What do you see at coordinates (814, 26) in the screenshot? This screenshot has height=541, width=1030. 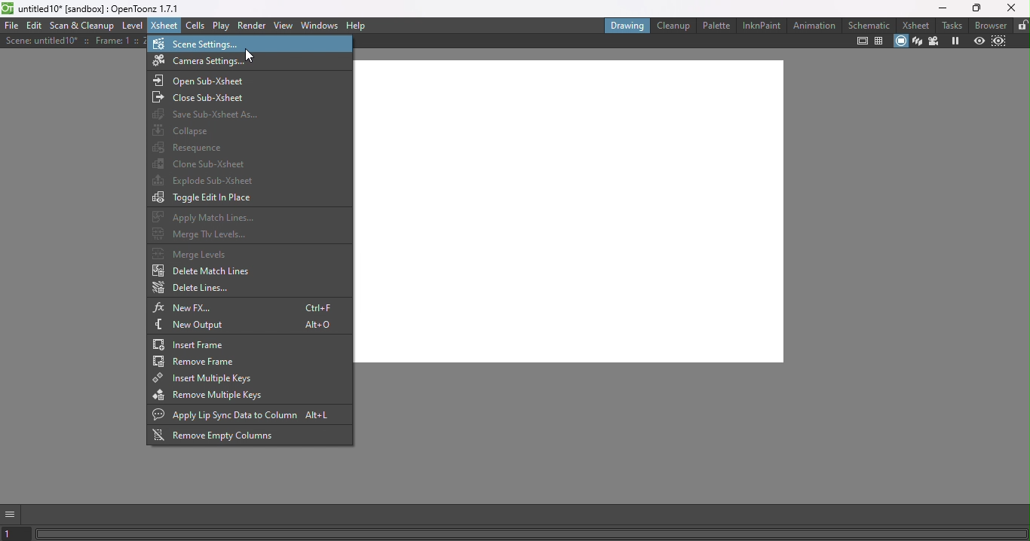 I see `Animation` at bounding box center [814, 26].